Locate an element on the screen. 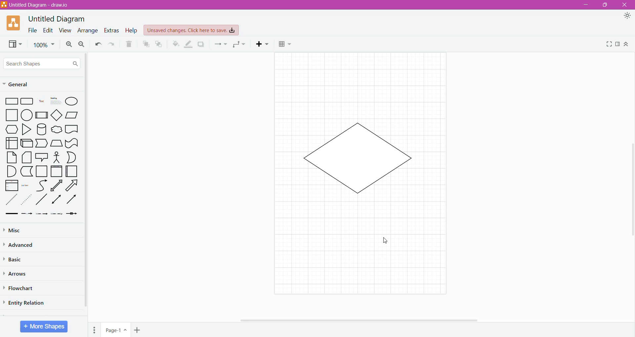  Fill Color is located at coordinates (175, 44).